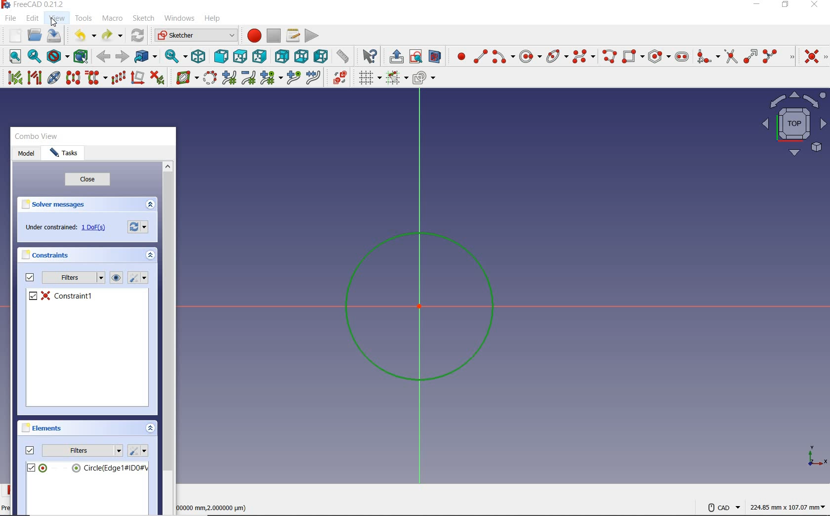 The image size is (830, 516). Describe the element at coordinates (816, 456) in the screenshot. I see `coordinate` at that location.